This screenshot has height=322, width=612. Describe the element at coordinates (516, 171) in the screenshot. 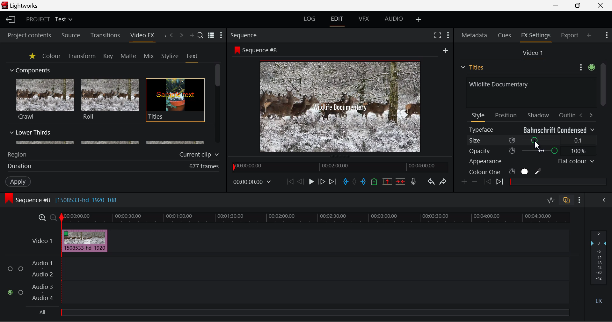

I see `Colour One` at that location.